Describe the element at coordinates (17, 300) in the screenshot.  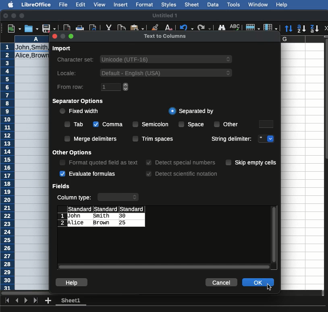
I see `Previous sheet` at that location.